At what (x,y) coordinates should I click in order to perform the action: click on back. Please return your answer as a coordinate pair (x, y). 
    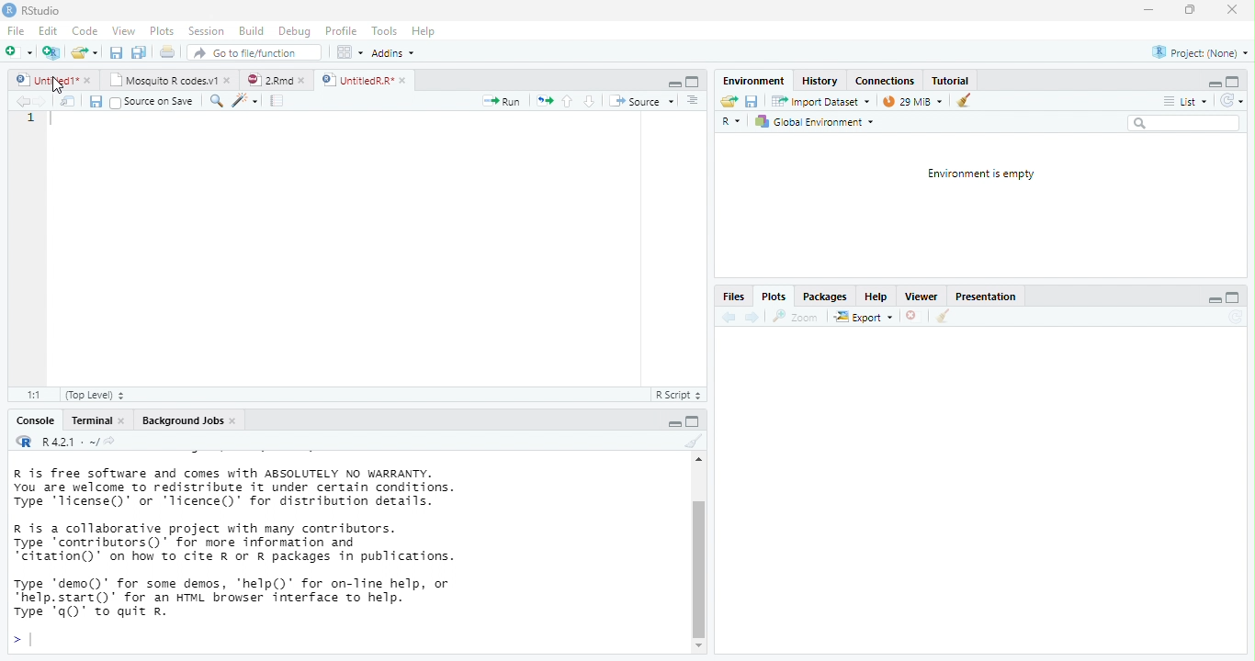
    Looking at the image, I should click on (727, 317).